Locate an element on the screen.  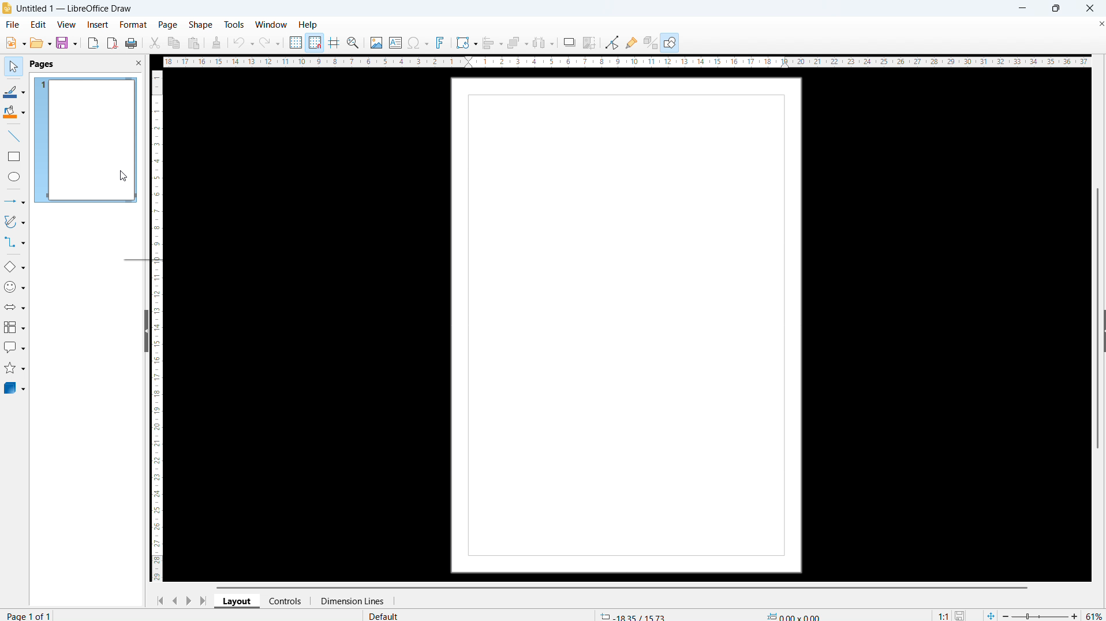
expand pane is located at coordinates (1104, 331).